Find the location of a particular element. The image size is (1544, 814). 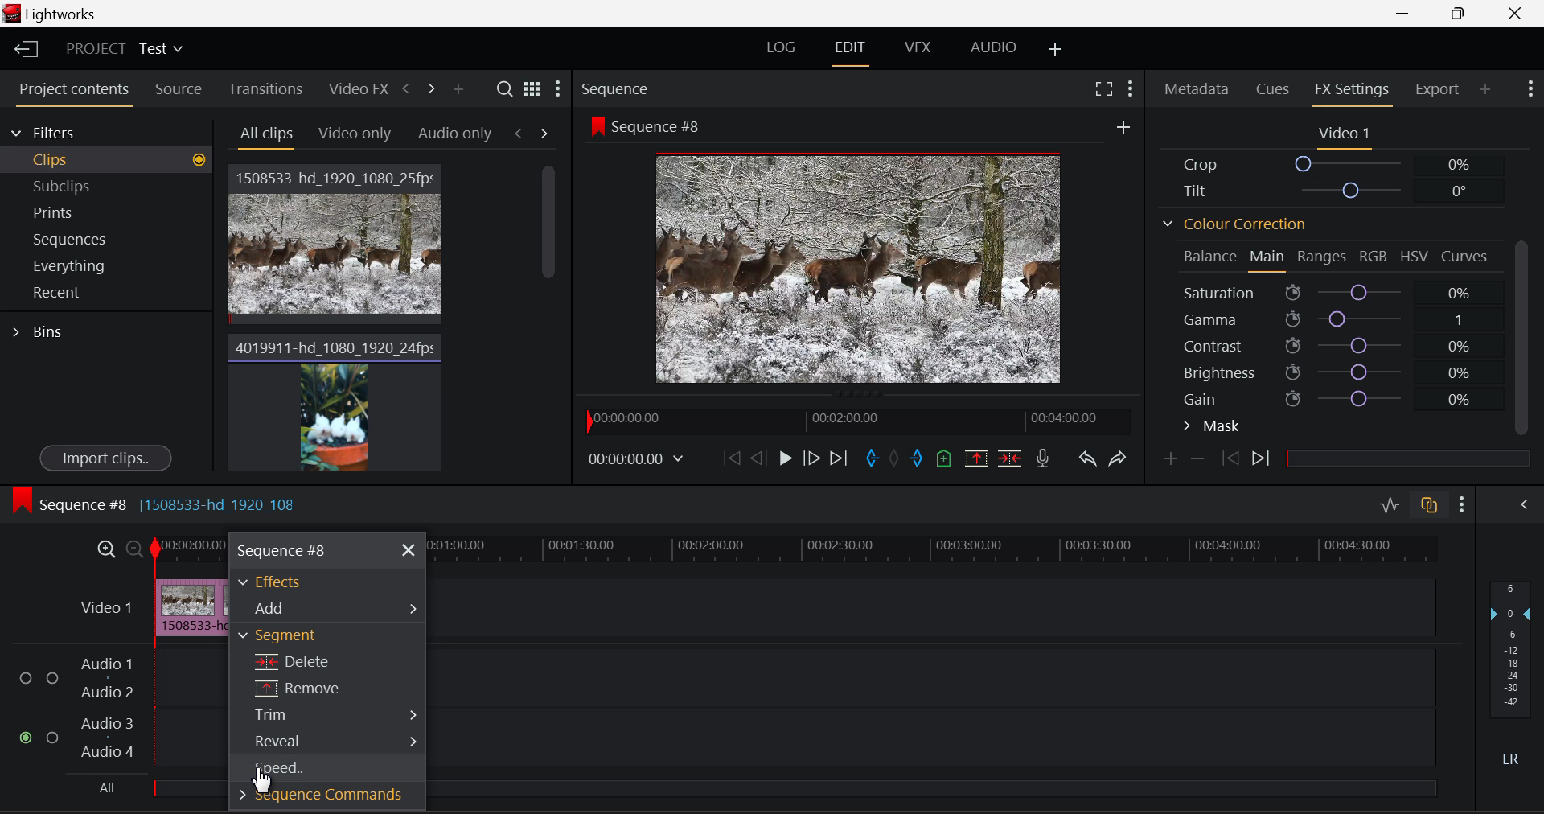

Sequence #8 Video Preview is located at coordinates (858, 269).